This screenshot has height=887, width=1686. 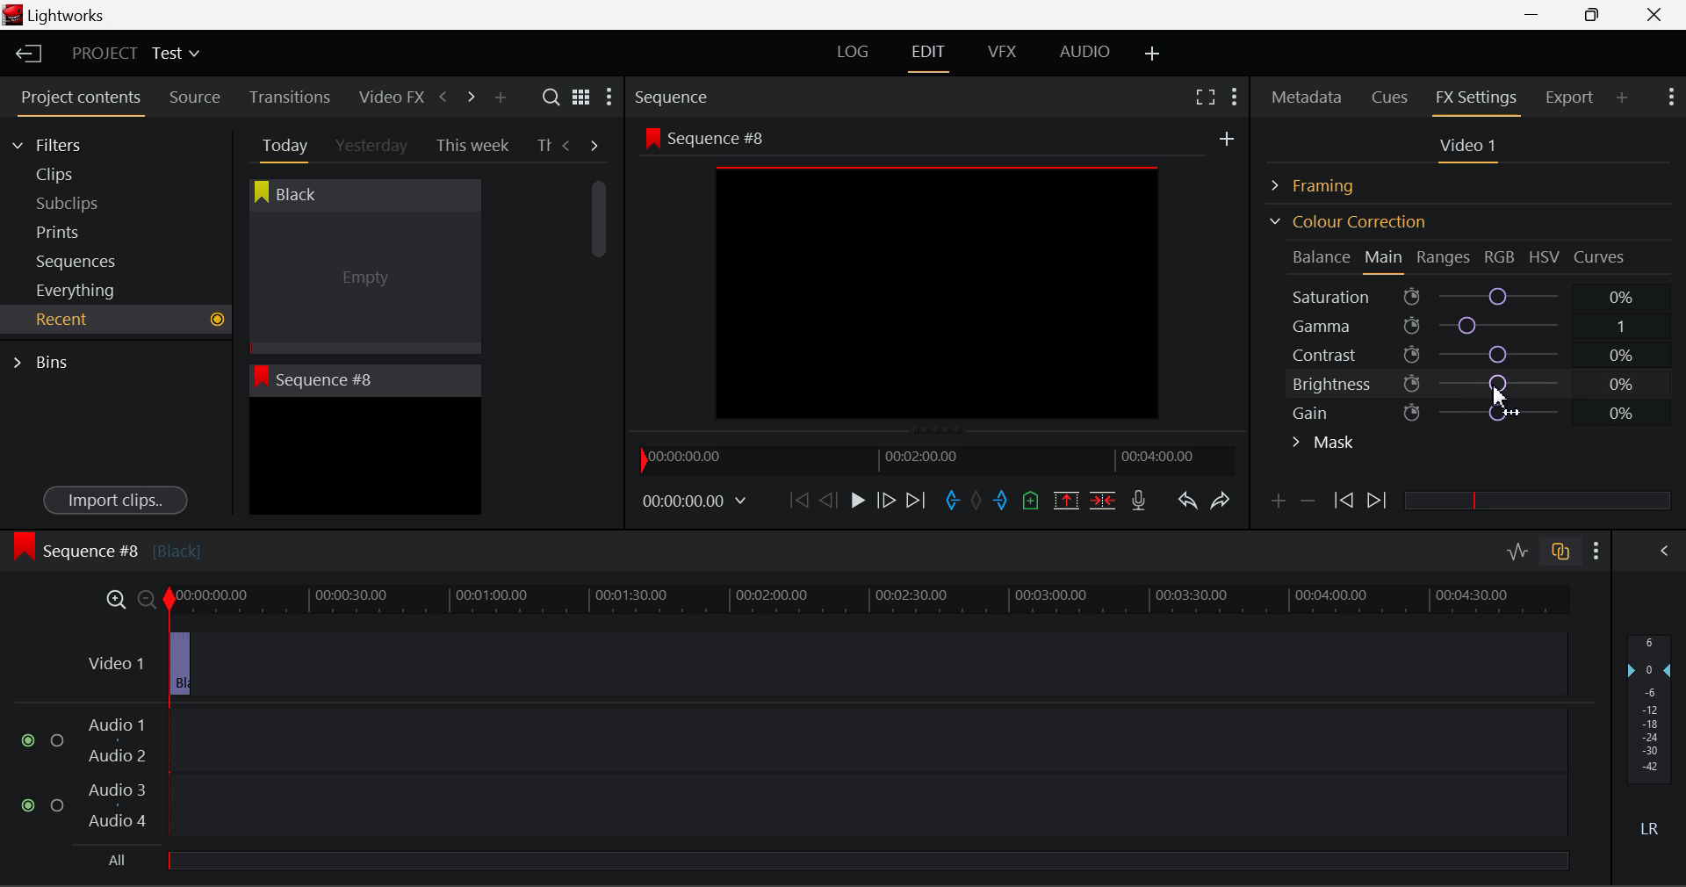 What do you see at coordinates (364, 459) in the screenshot?
I see `Recent Clip` at bounding box center [364, 459].